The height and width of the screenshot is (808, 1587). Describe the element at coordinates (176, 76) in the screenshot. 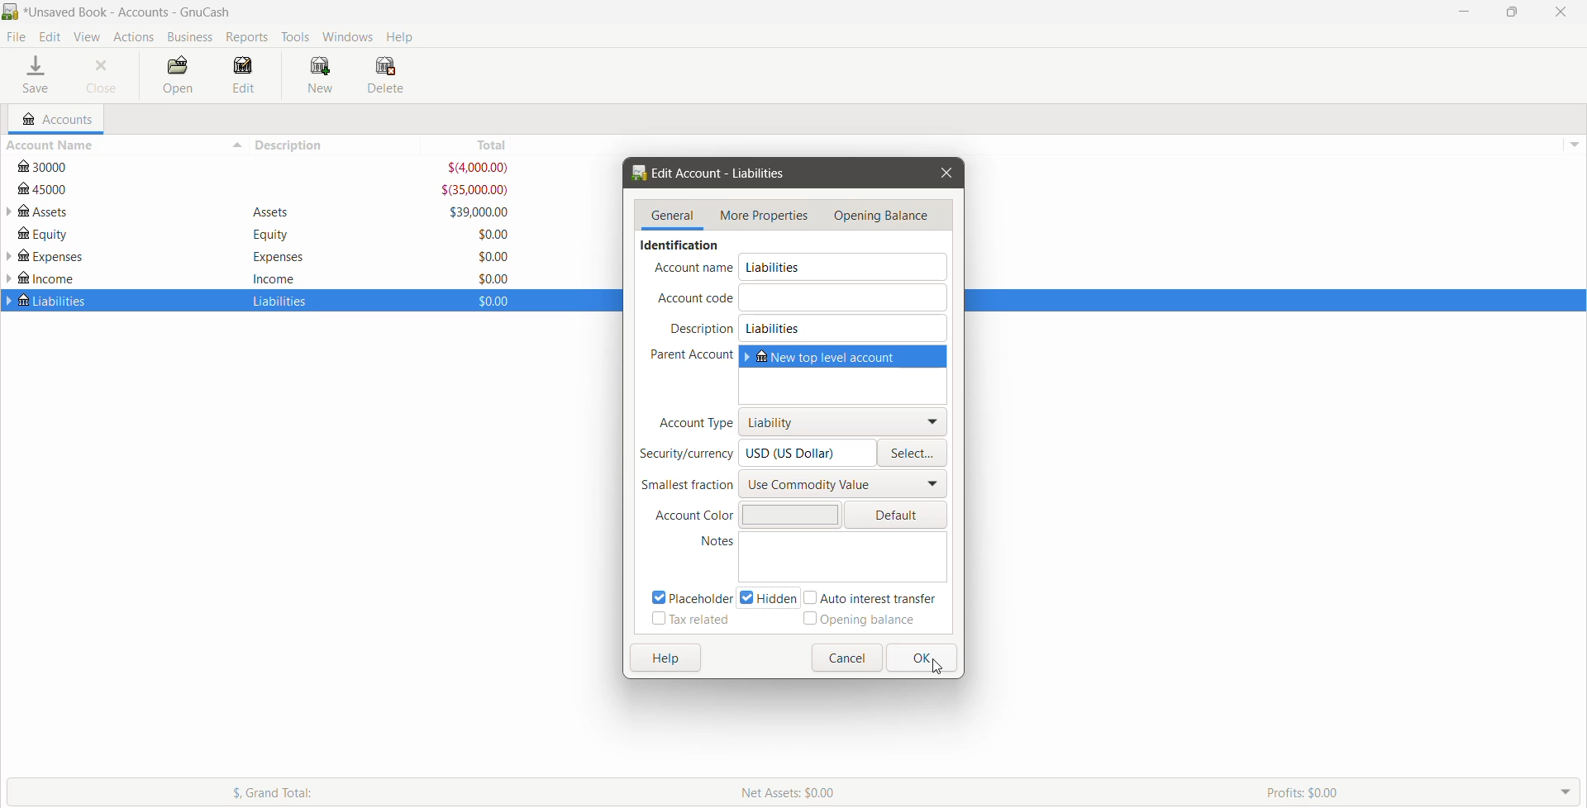

I see `Open` at that location.